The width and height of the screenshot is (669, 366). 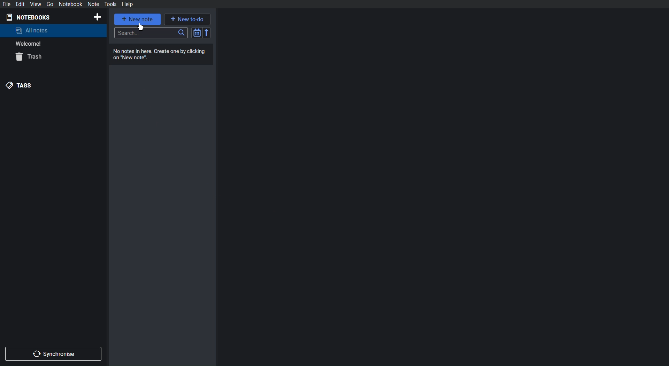 What do you see at coordinates (55, 353) in the screenshot?
I see `Synchronize` at bounding box center [55, 353].